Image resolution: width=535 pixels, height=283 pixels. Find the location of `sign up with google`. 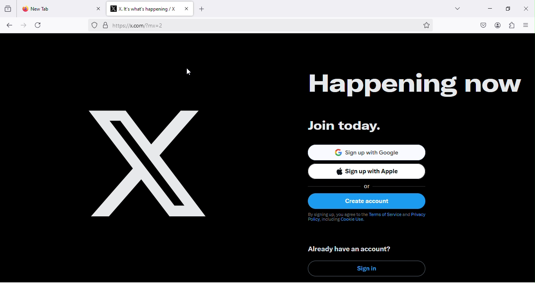

sign up with google is located at coordinates (366, 151).